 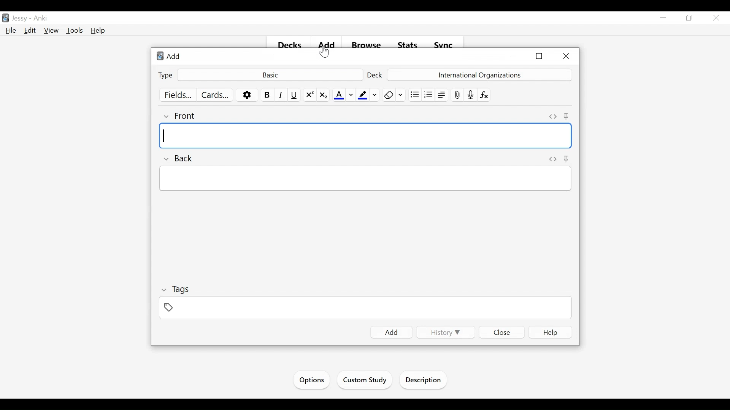 What do you see at coordinates (663, 18) in the screenshot?
I see `minimize` at bounding box center [663, 18].